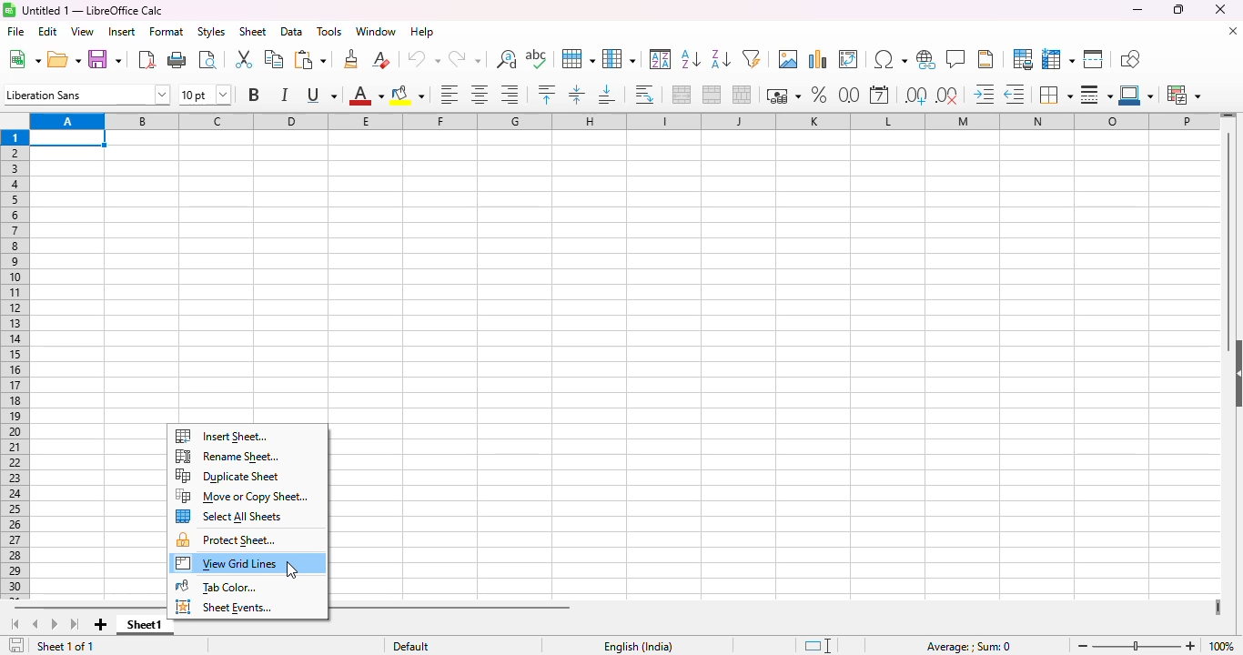  I want to click on align center, so click(480, 95).